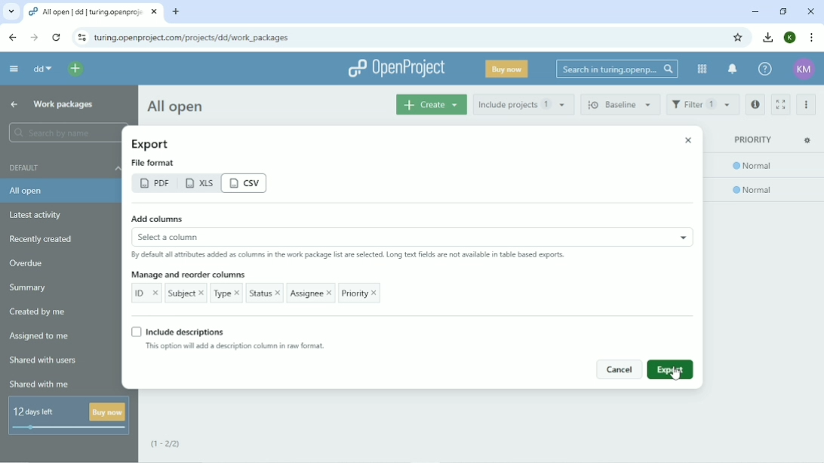 The width and height of the screenshot is (824, 463). What do you see at coordinates (312, 293) in the screenshot?
I see `Assignee` at bounding box center [312, 293].